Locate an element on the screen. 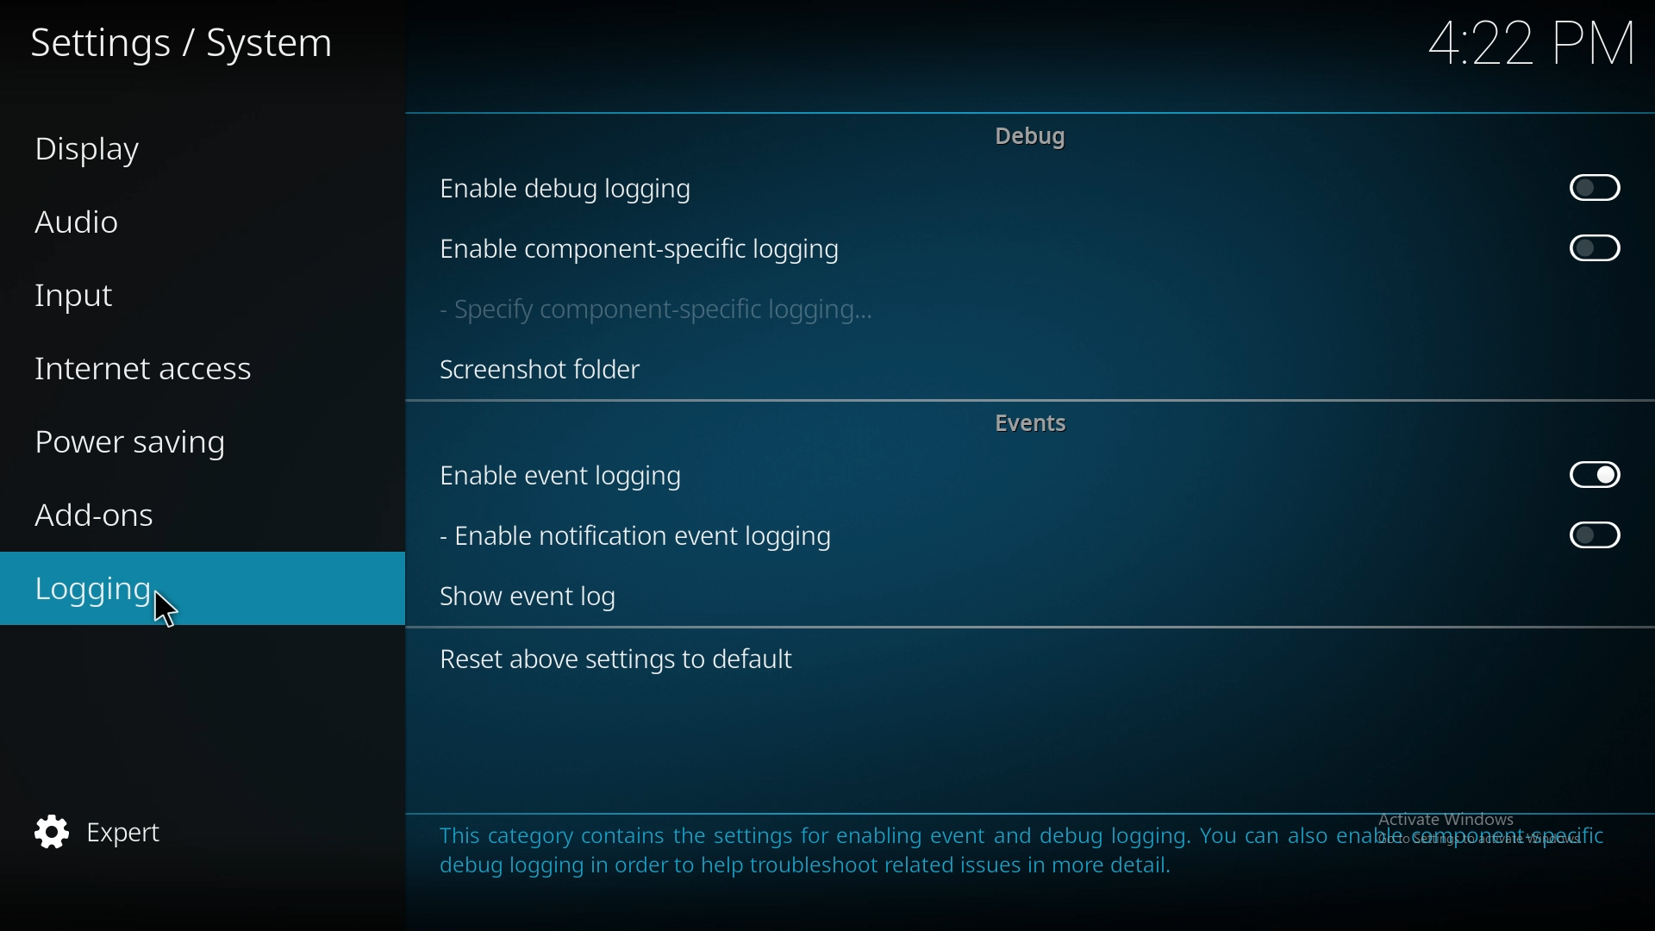 Image resolution: width=1655 pixels, height=931 pixels. audio is located at coordinates (177, 218).